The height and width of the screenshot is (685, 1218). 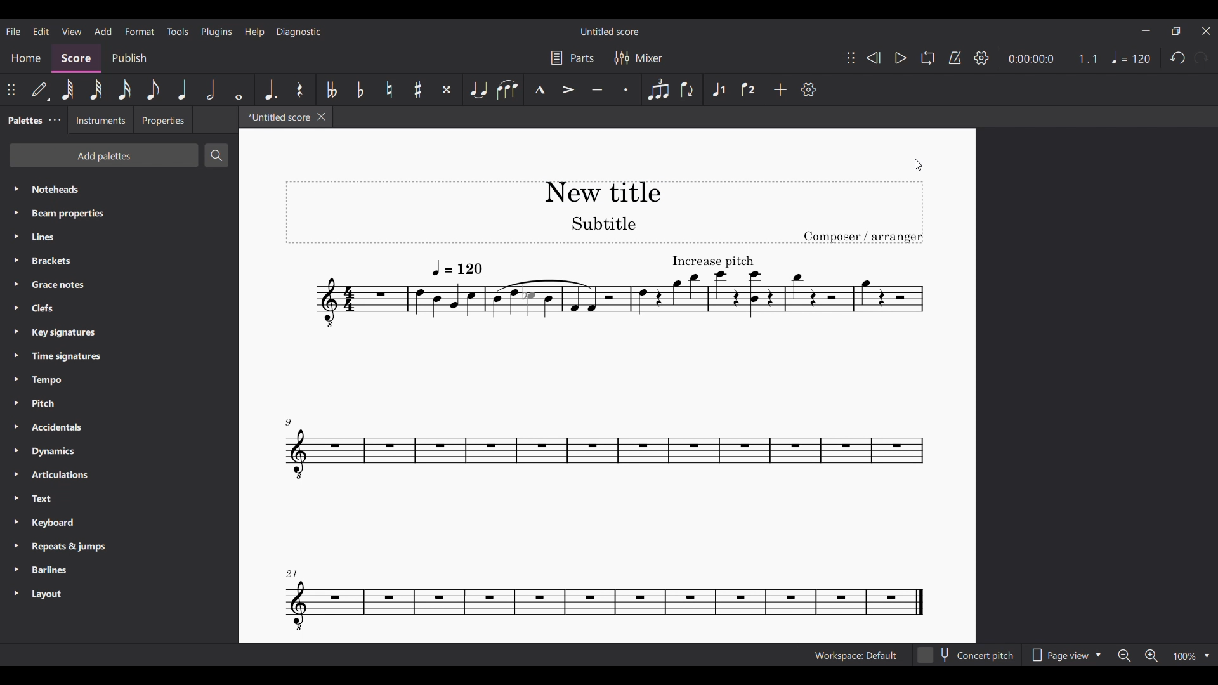 What do you see at coordinates (41, 31) in the screenshot?
I see `Edit menu` at bounding box center [41, 31].